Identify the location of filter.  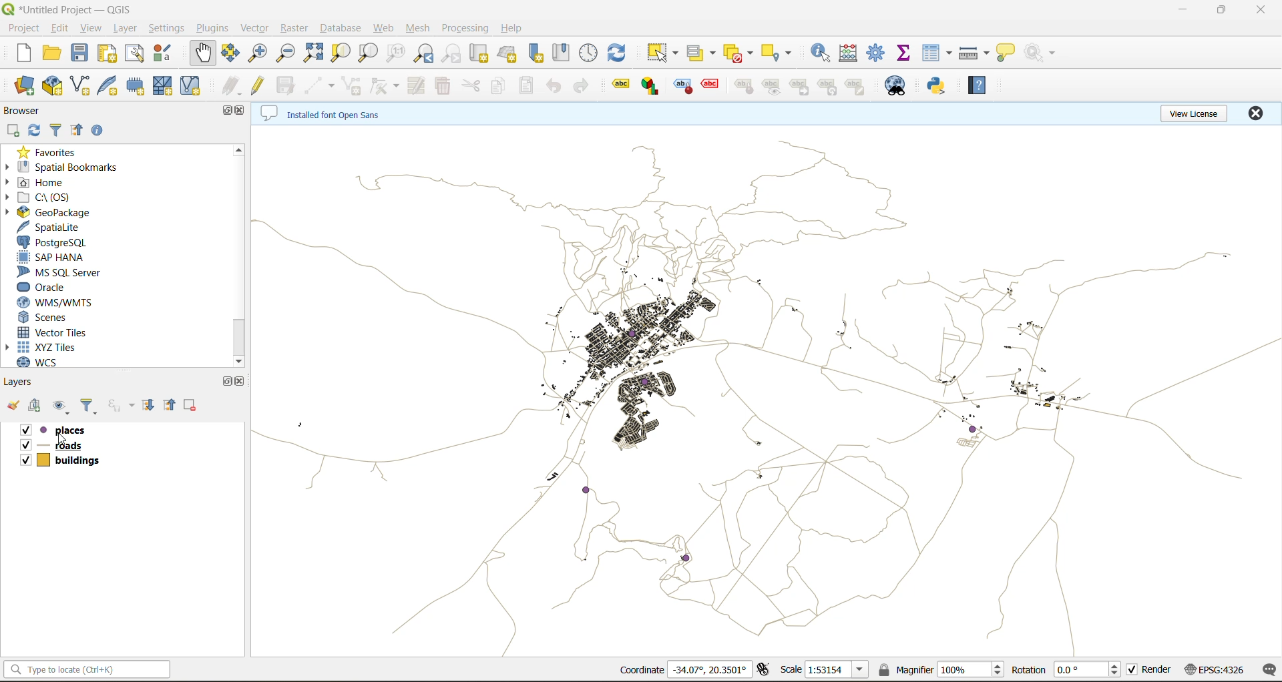
(52, 131).